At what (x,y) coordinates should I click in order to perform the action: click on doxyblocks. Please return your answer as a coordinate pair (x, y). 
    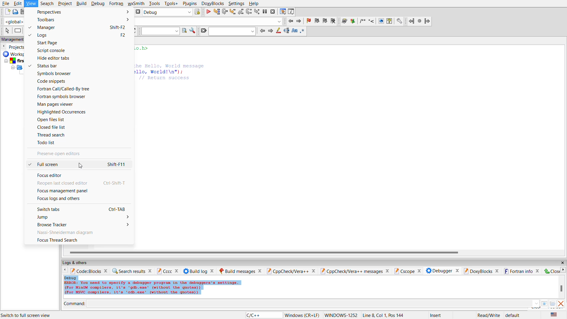
    Looking at the image, I should click on (371, 21).